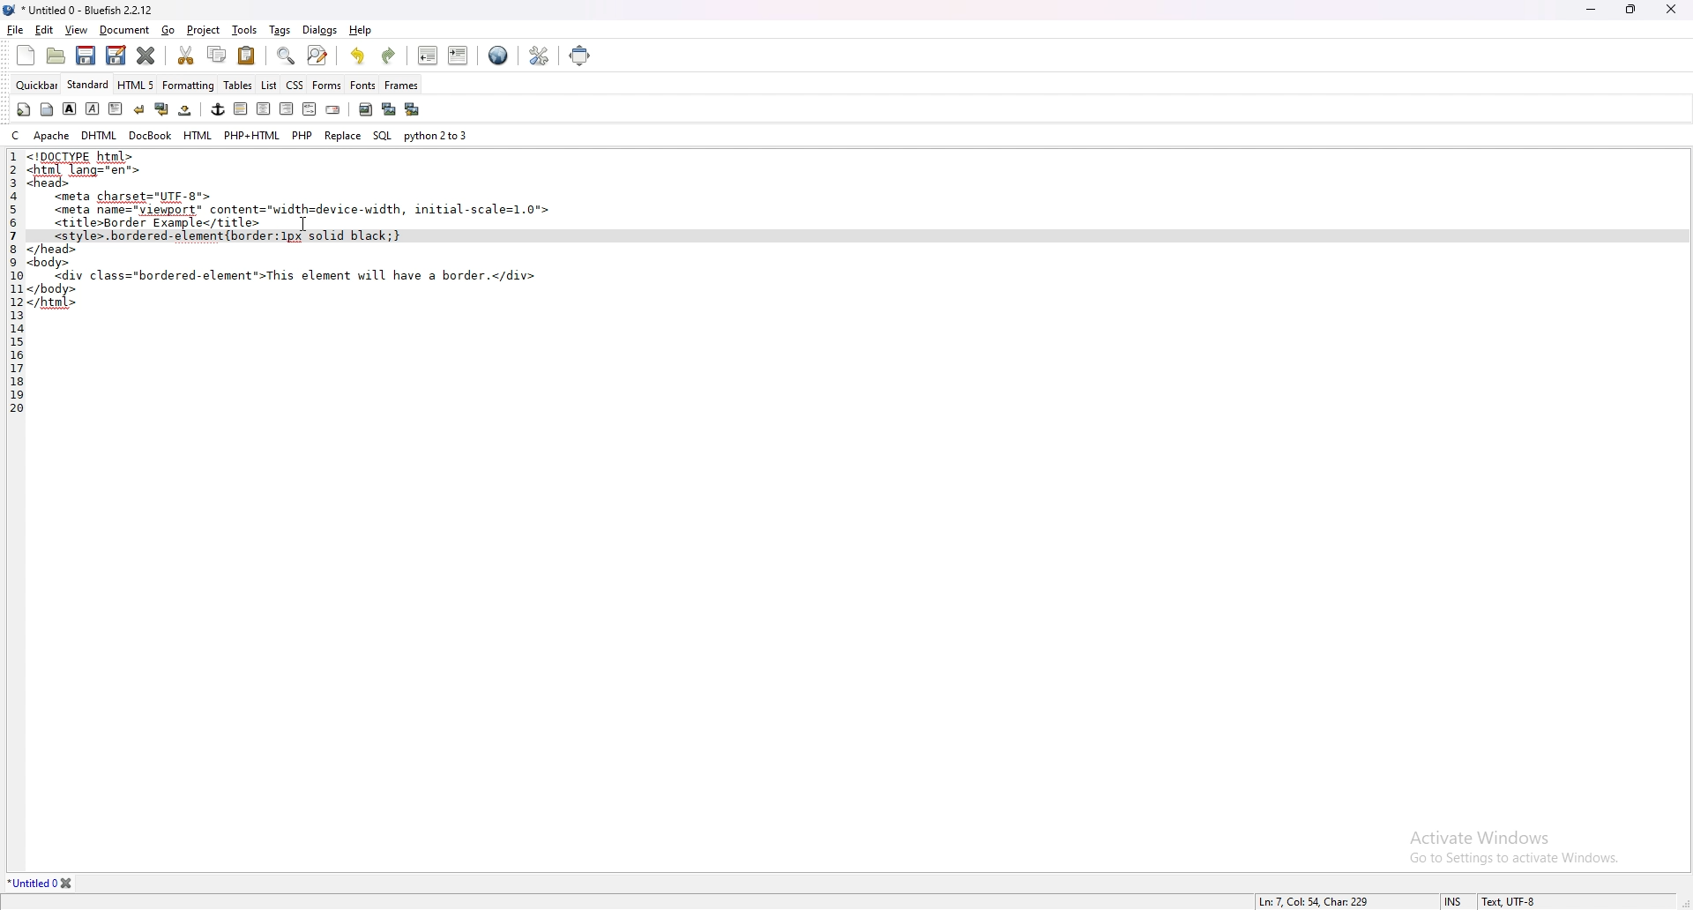 This screenshot has height=910, width=1693. What do you see at coordinates (186, 109) in the screenshot?
I see `non breaking space` at bounding box center [186, 109].